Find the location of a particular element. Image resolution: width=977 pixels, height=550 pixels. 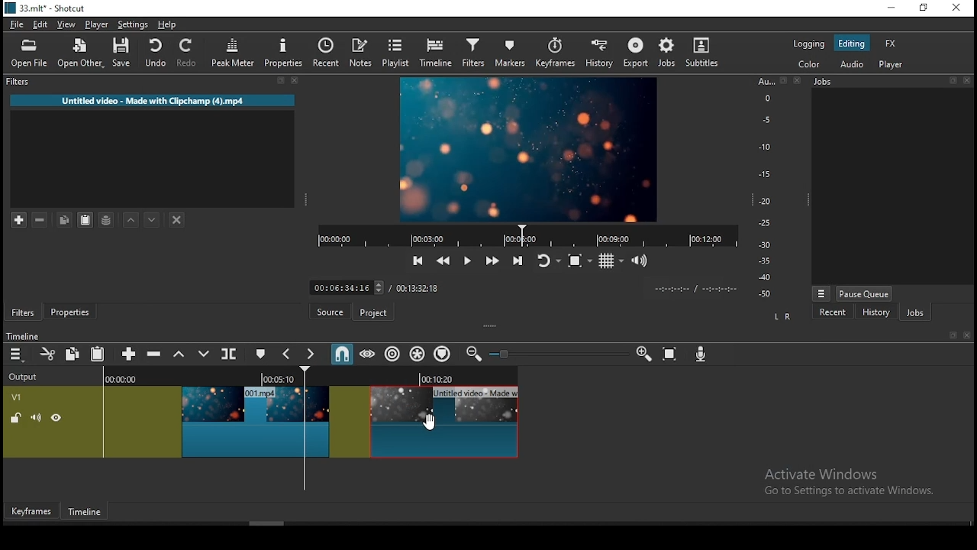

recent is located at coordinates (833, 312).